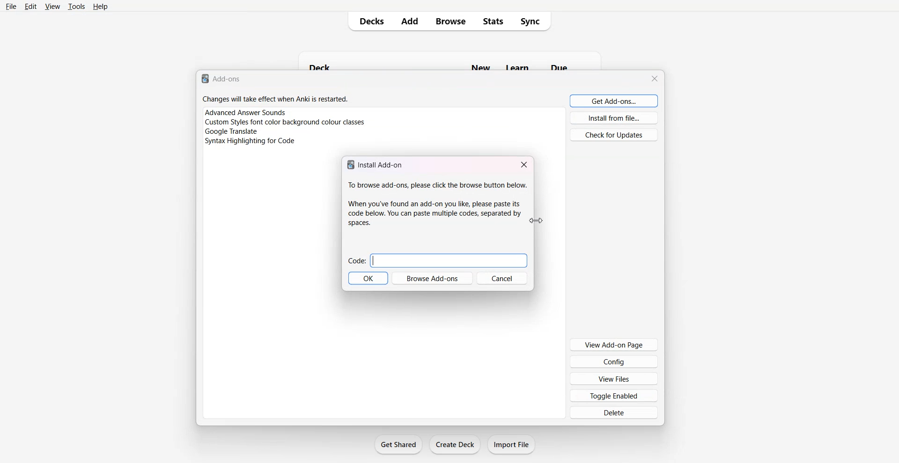 The image size is (899, 463). I want to click on Tools, so click(76, 7).